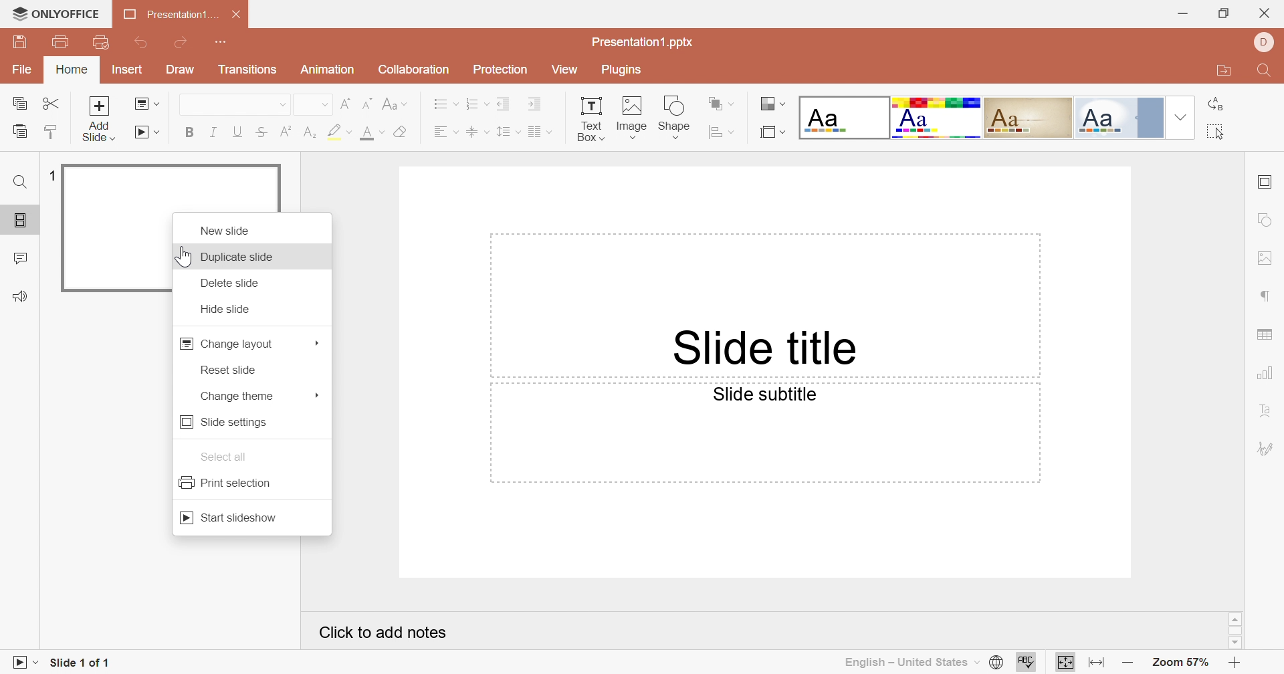 This screenshot has width=1284, height=674. What do you see at coordinates (55, 130) in the screenshot?
I see `Copy style` at bounding box center [55, 130].